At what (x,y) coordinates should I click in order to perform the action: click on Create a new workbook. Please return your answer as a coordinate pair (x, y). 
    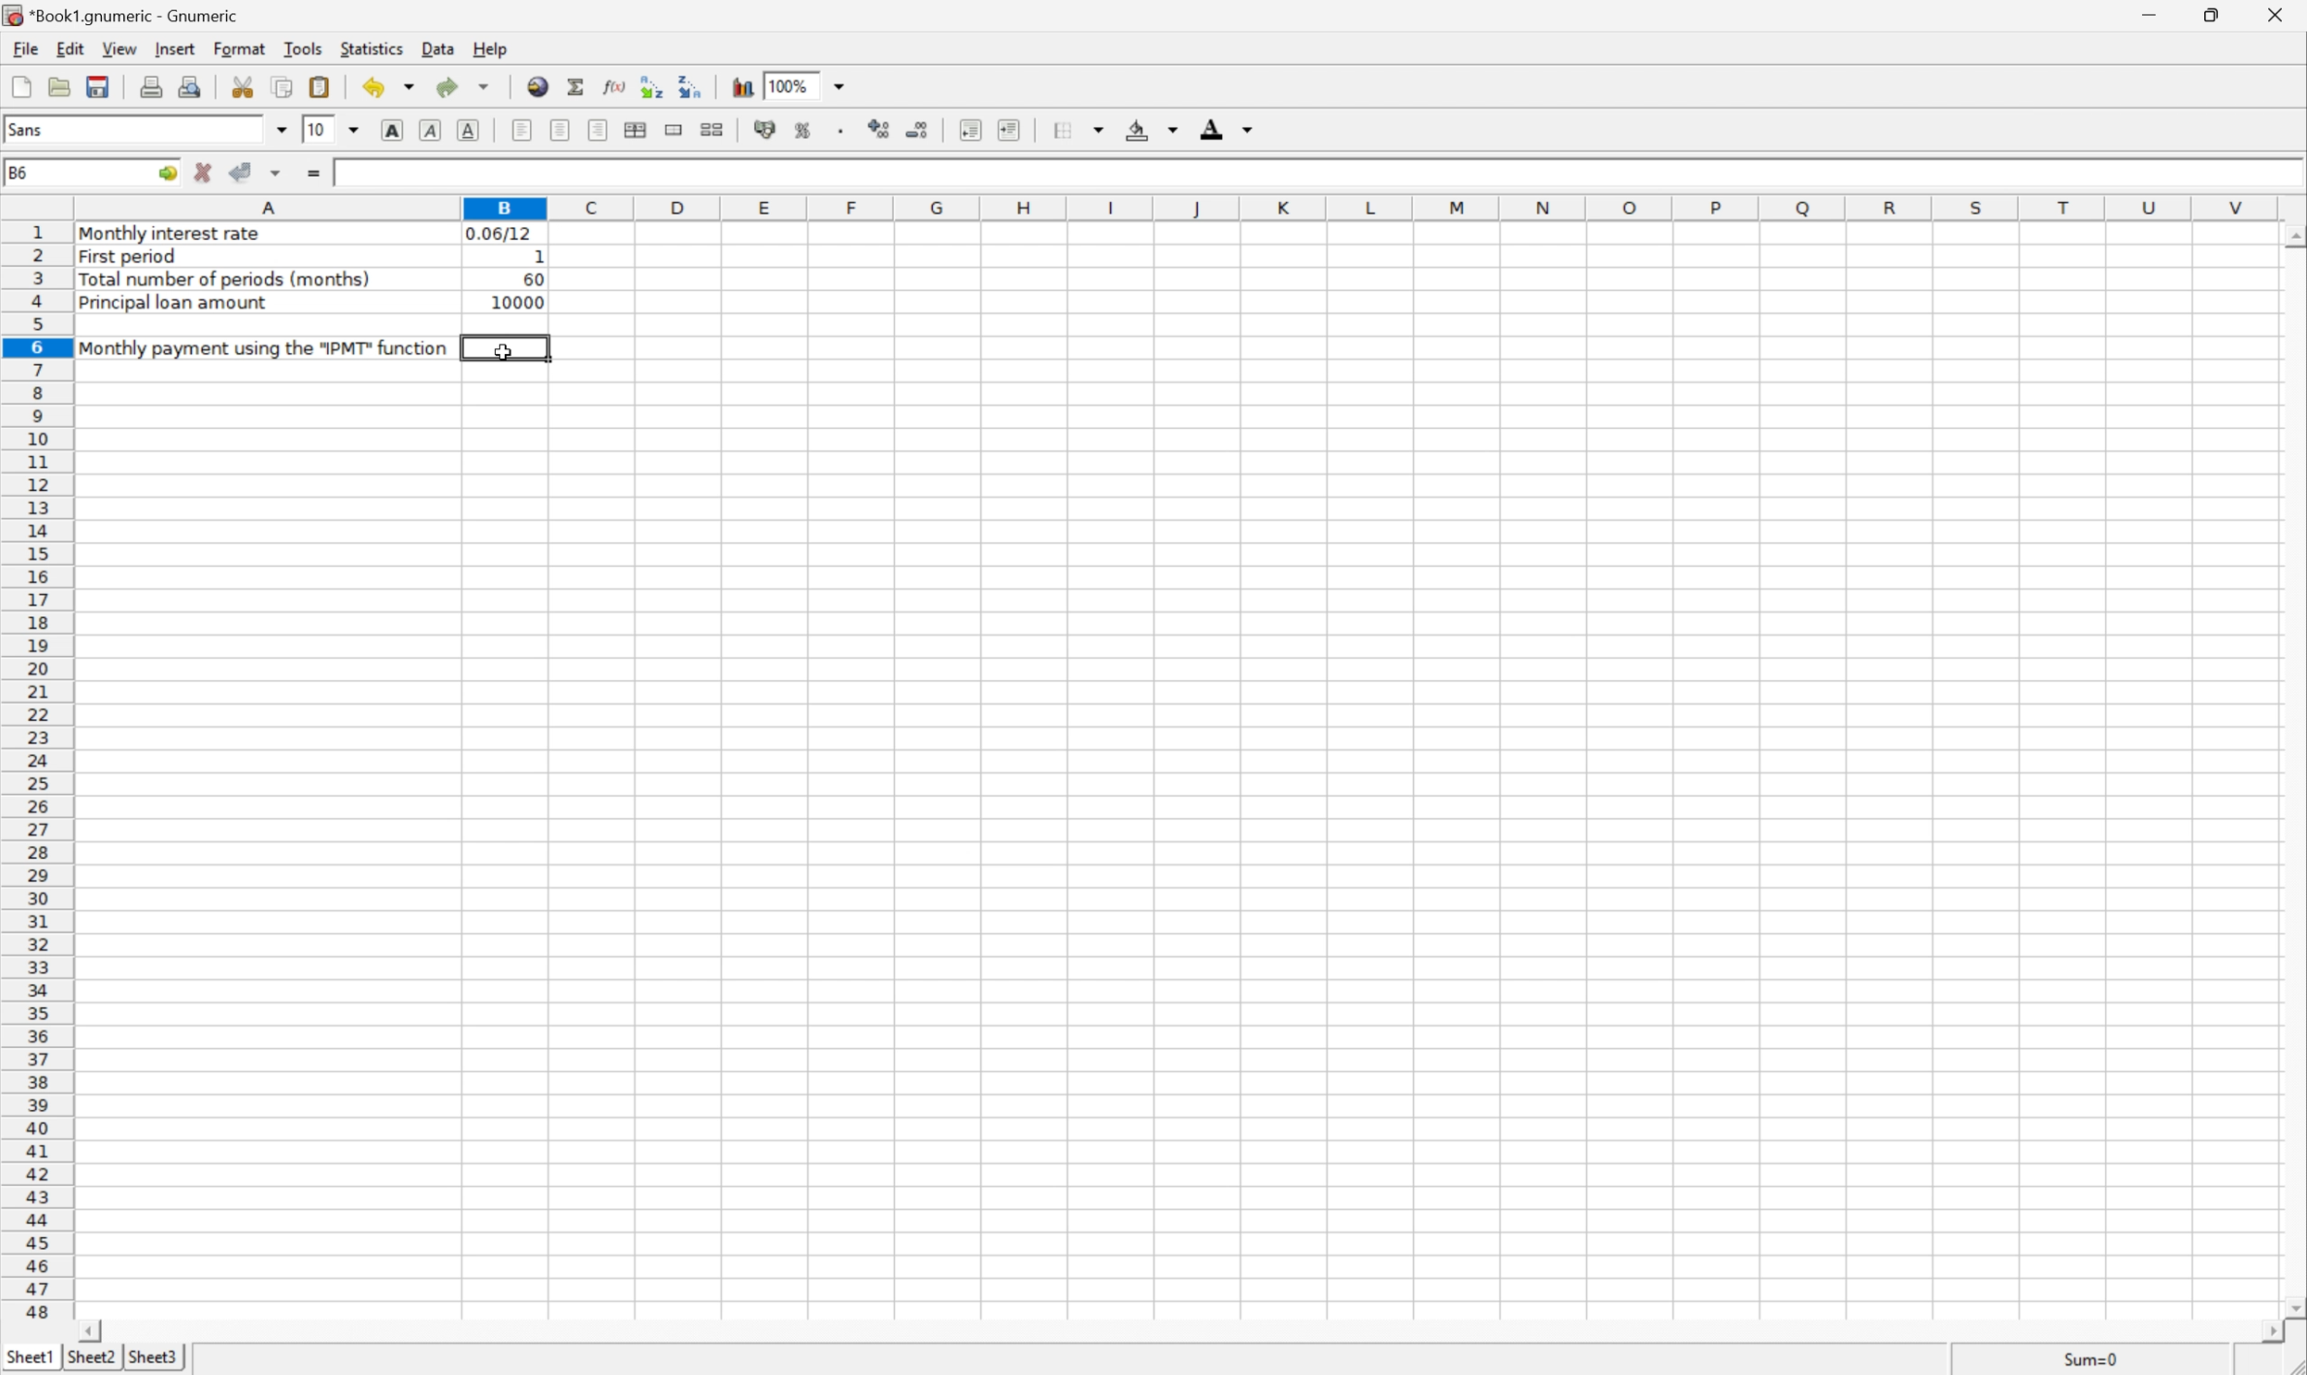
    Looking at the image, I should click on (19, 86).